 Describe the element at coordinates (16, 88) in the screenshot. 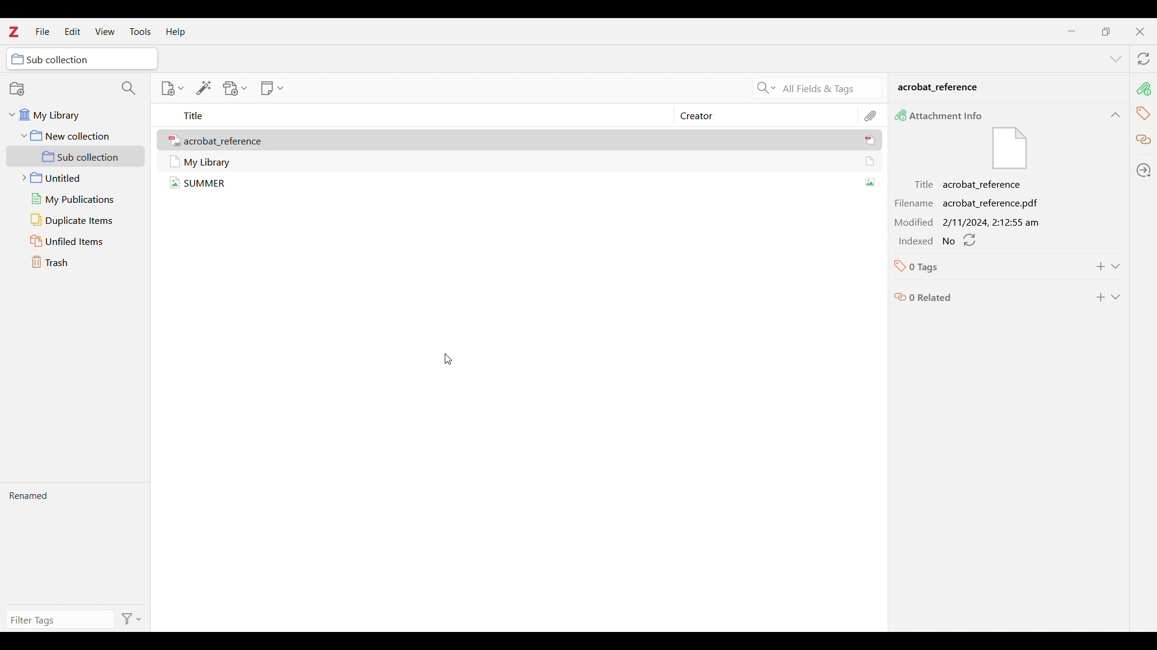

I see `Add new collection` at that location.